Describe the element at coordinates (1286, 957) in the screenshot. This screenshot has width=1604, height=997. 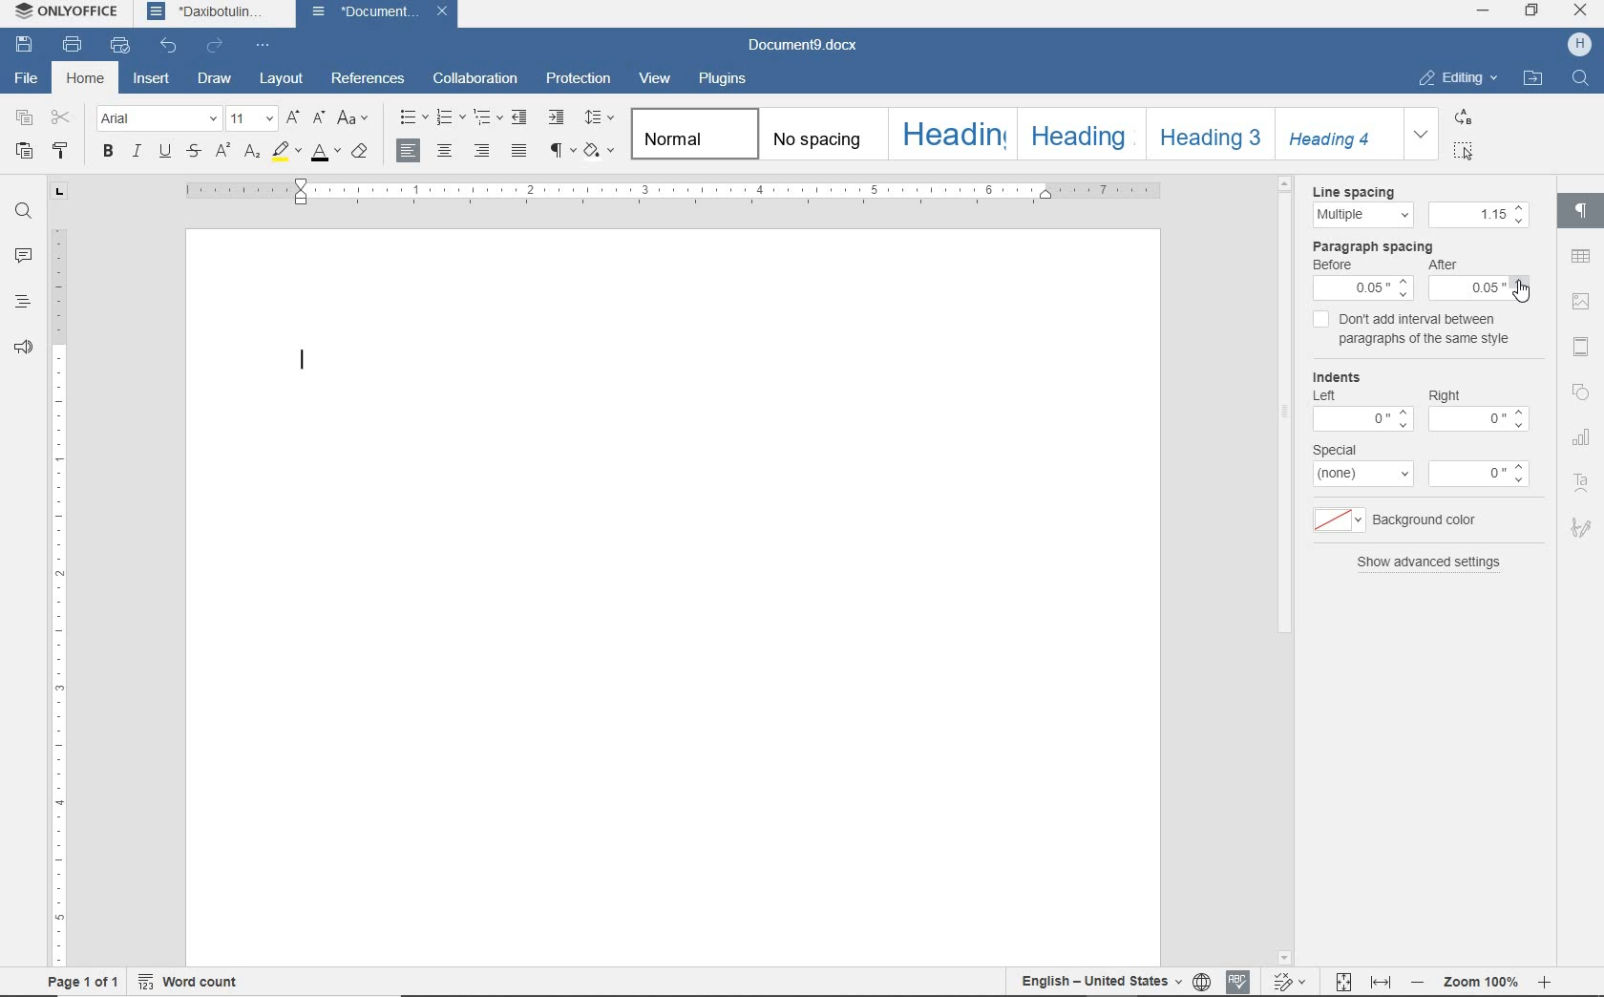
I see `scroll down` at that location.